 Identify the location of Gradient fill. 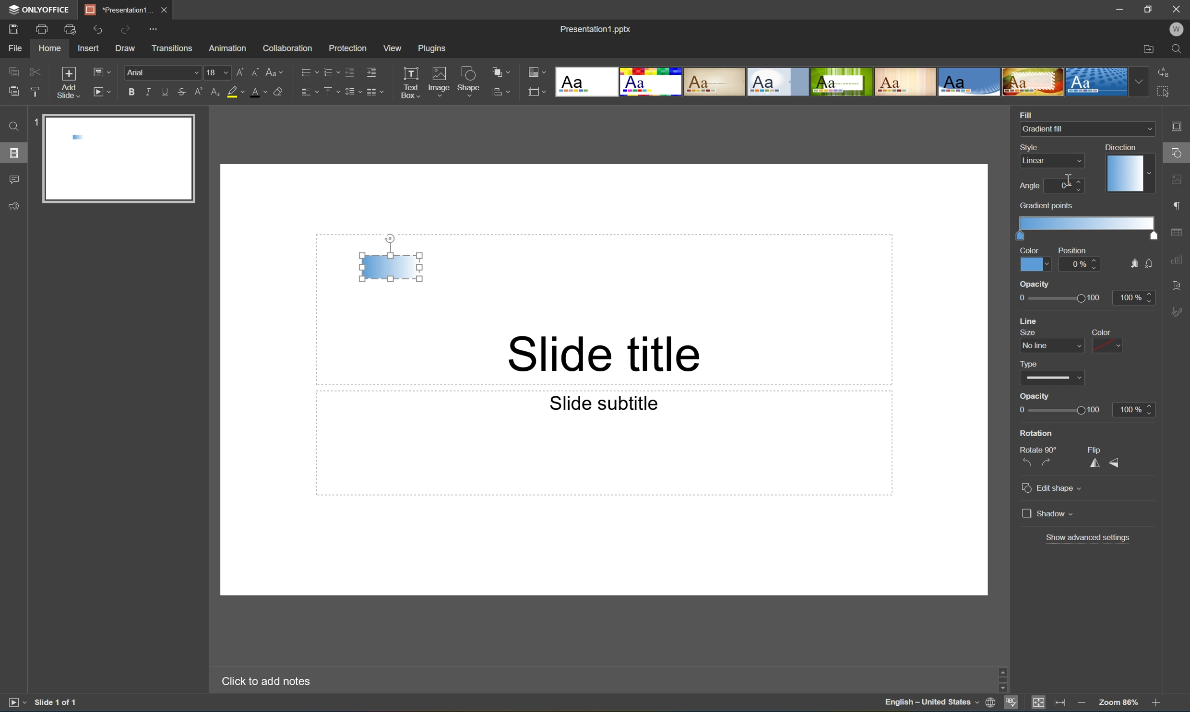
(392, 267).